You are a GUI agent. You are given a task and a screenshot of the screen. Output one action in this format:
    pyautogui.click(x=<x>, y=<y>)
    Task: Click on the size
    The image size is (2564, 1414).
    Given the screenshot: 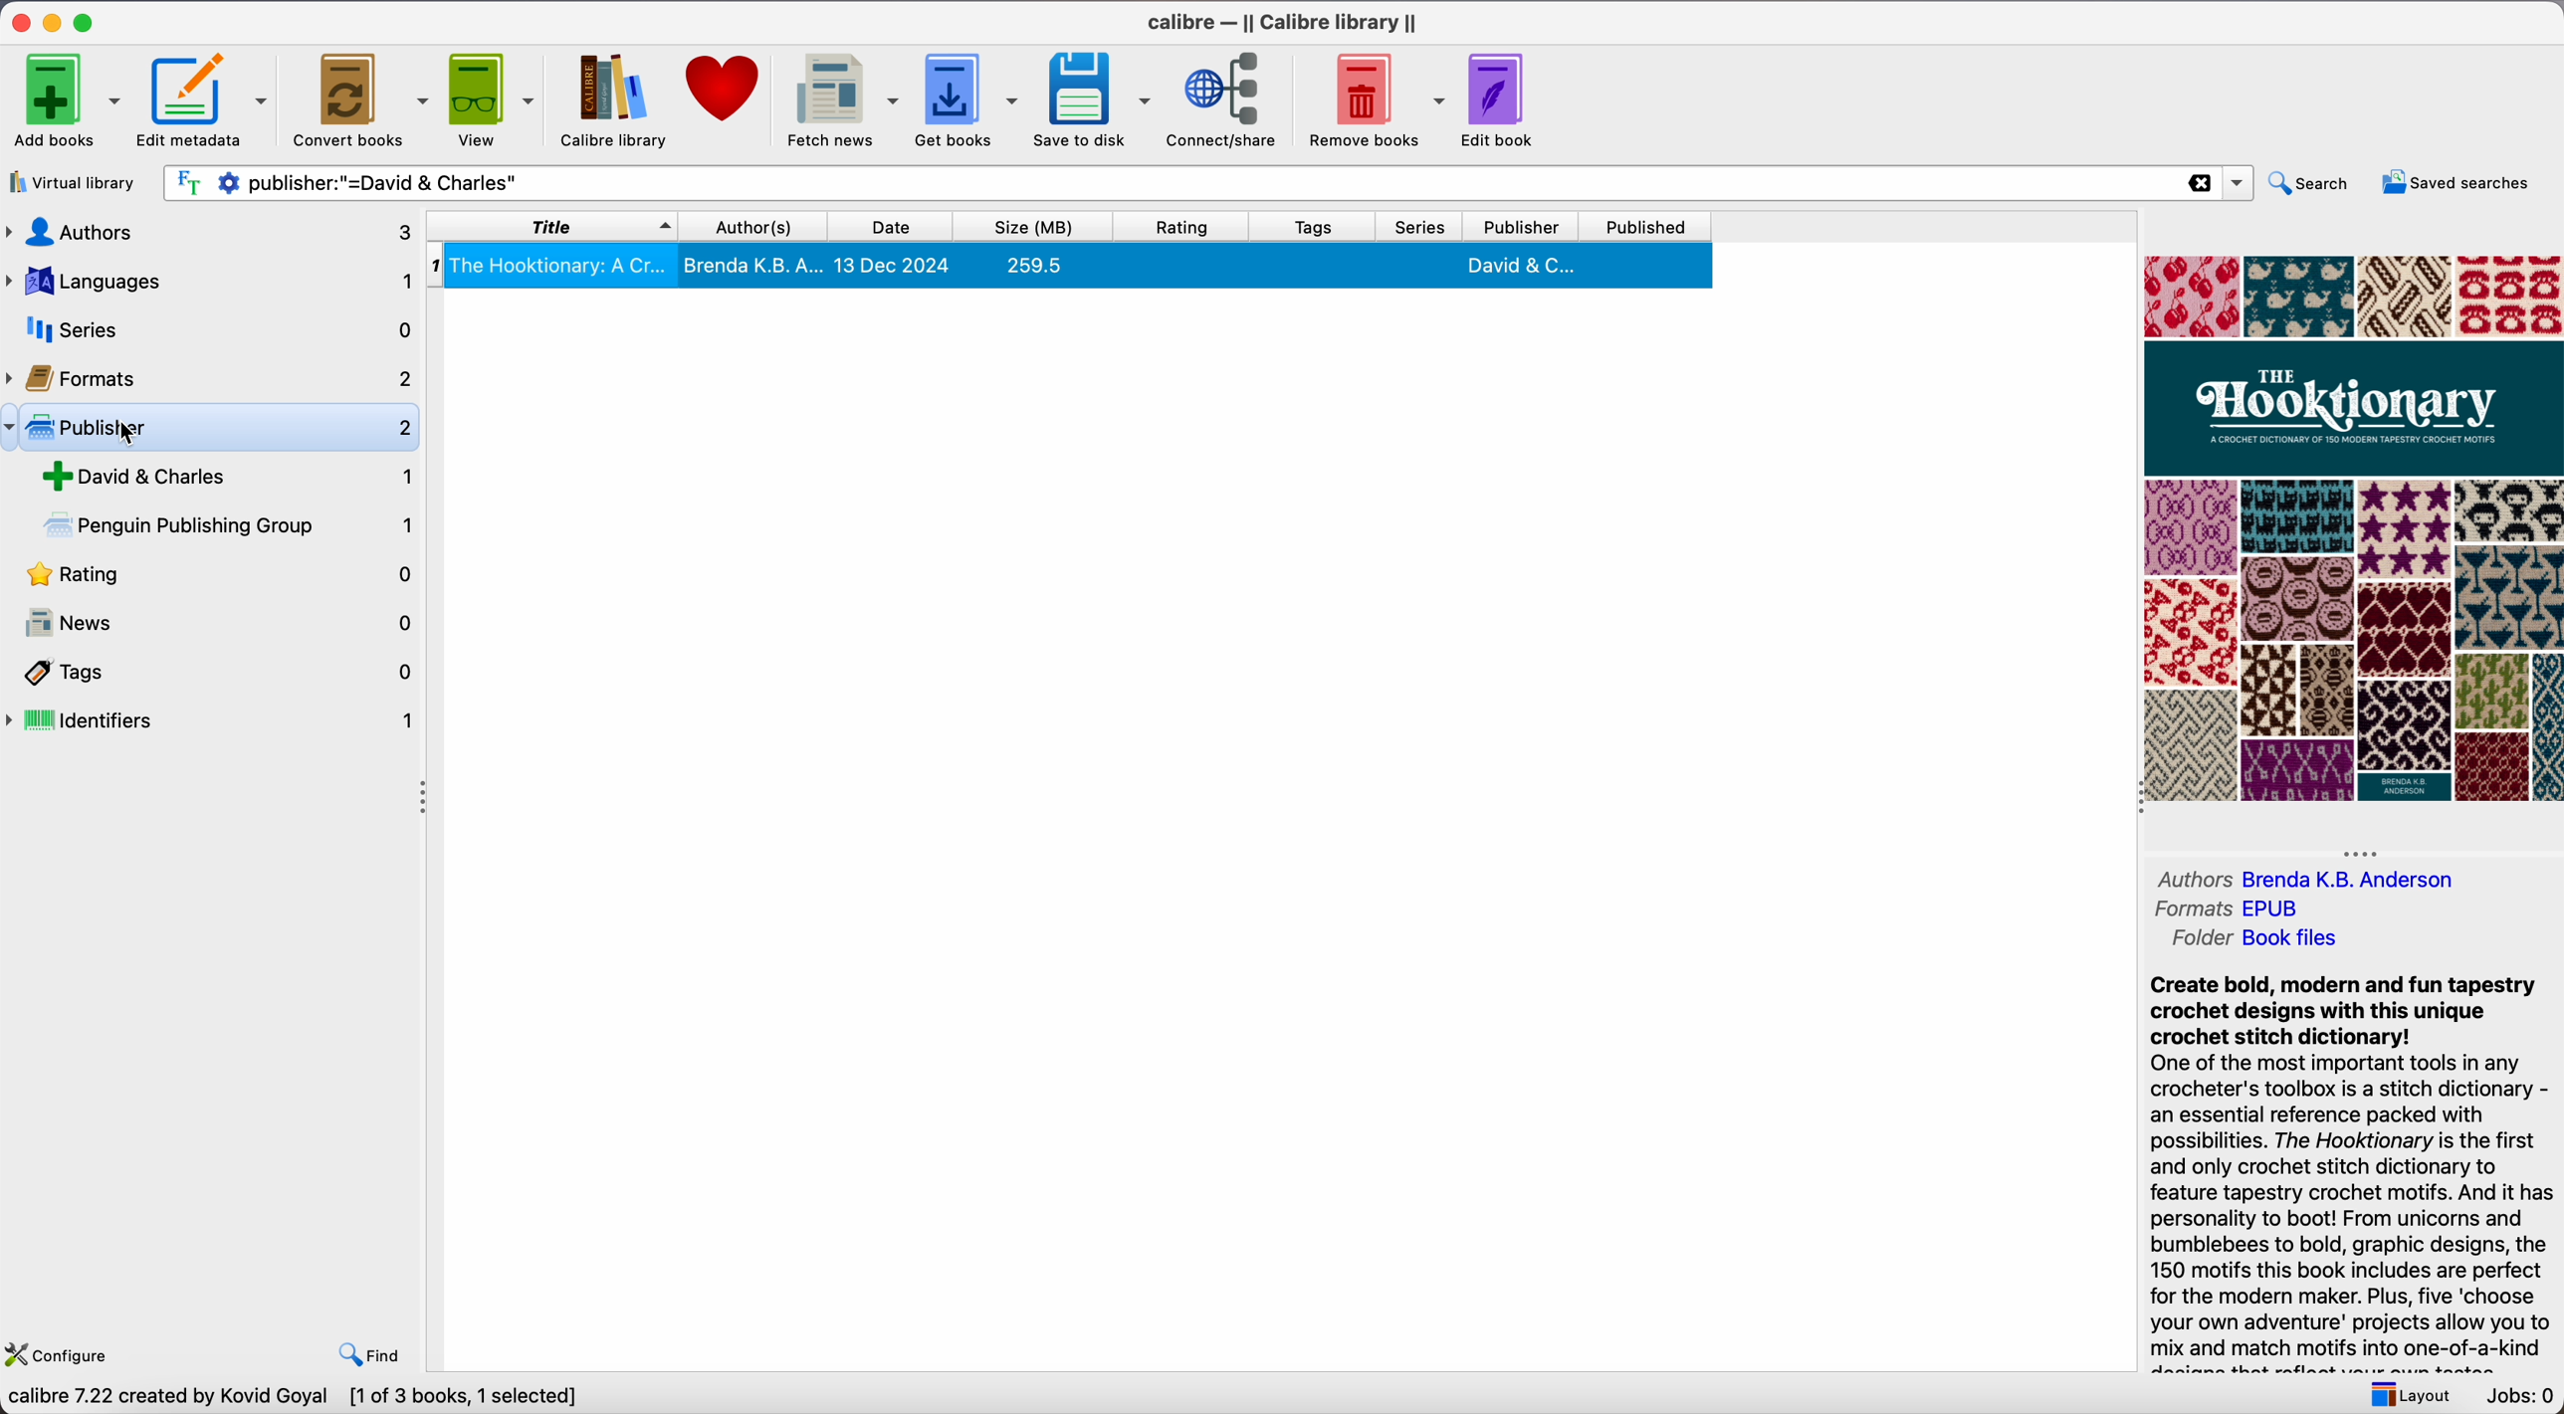 What is the action you would take?
    pyautogui.click(x=1044, y=226)
    